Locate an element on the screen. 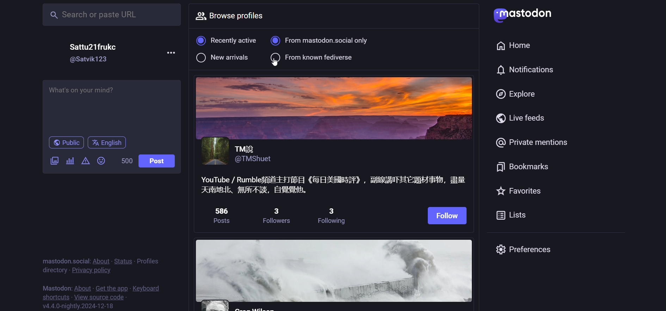 This screenshot has width=666, height=311. notification is located at coordinates (528, 68).